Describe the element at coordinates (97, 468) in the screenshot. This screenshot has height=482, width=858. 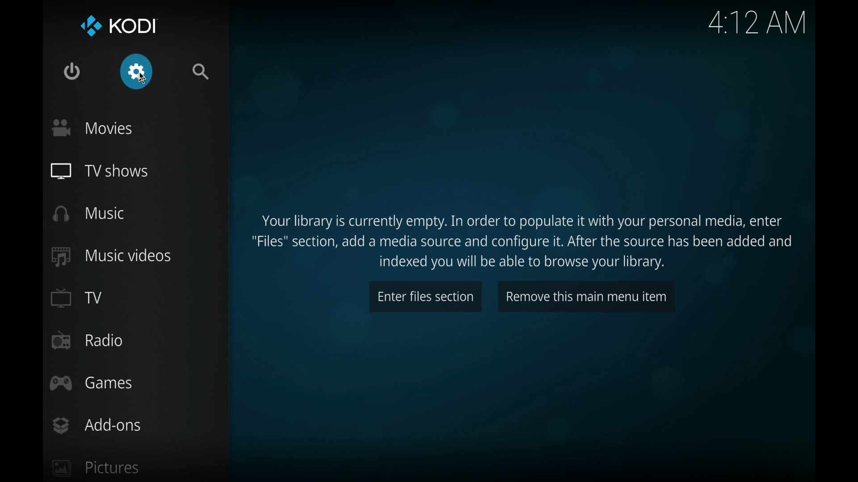
I see `pictures` at that location.